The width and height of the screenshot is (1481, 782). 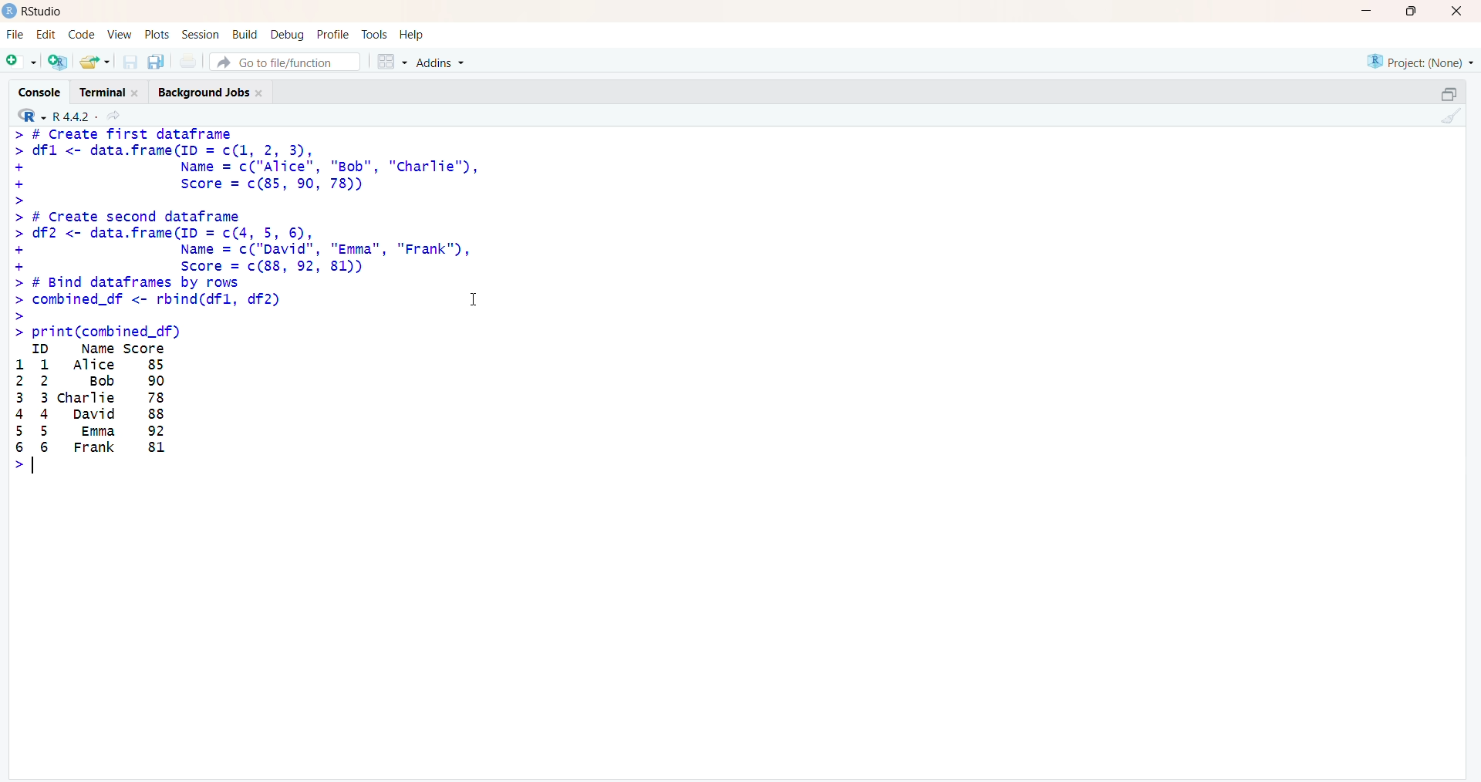 What do you see at coordinates (156, 34) in the screenshot?
I see `Plots` at bounding box center [156, 34].